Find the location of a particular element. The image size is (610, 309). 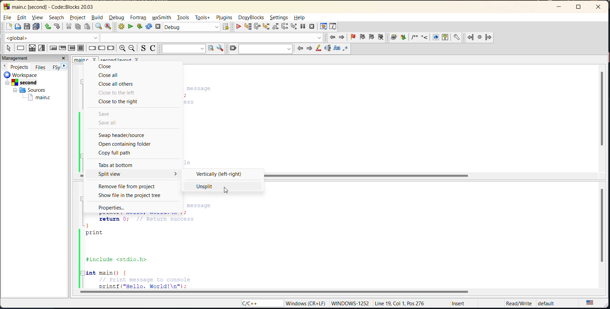

close is located at coordinates (64, 58).